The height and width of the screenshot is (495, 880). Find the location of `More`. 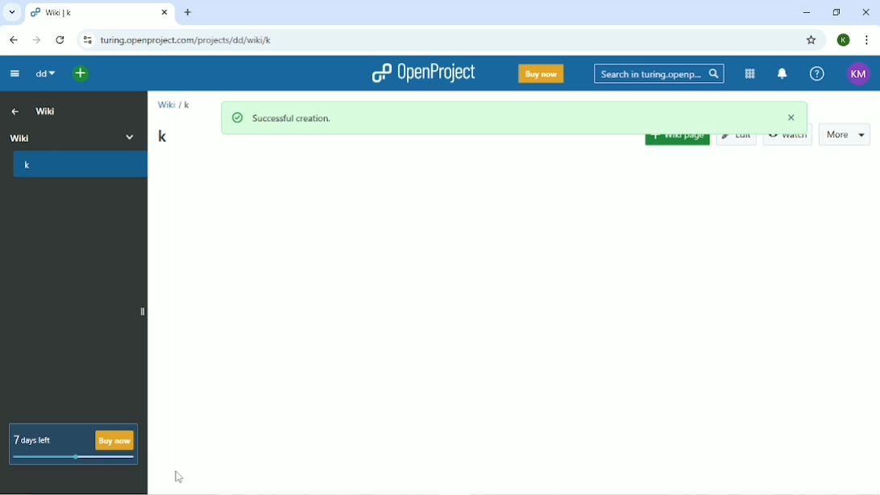

More is located at coordinates (848, 133).